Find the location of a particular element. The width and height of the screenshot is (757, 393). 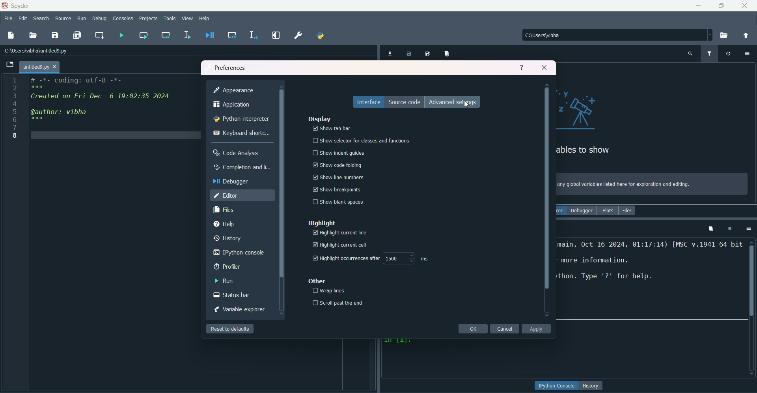

help is located at coordinates (205, 19).